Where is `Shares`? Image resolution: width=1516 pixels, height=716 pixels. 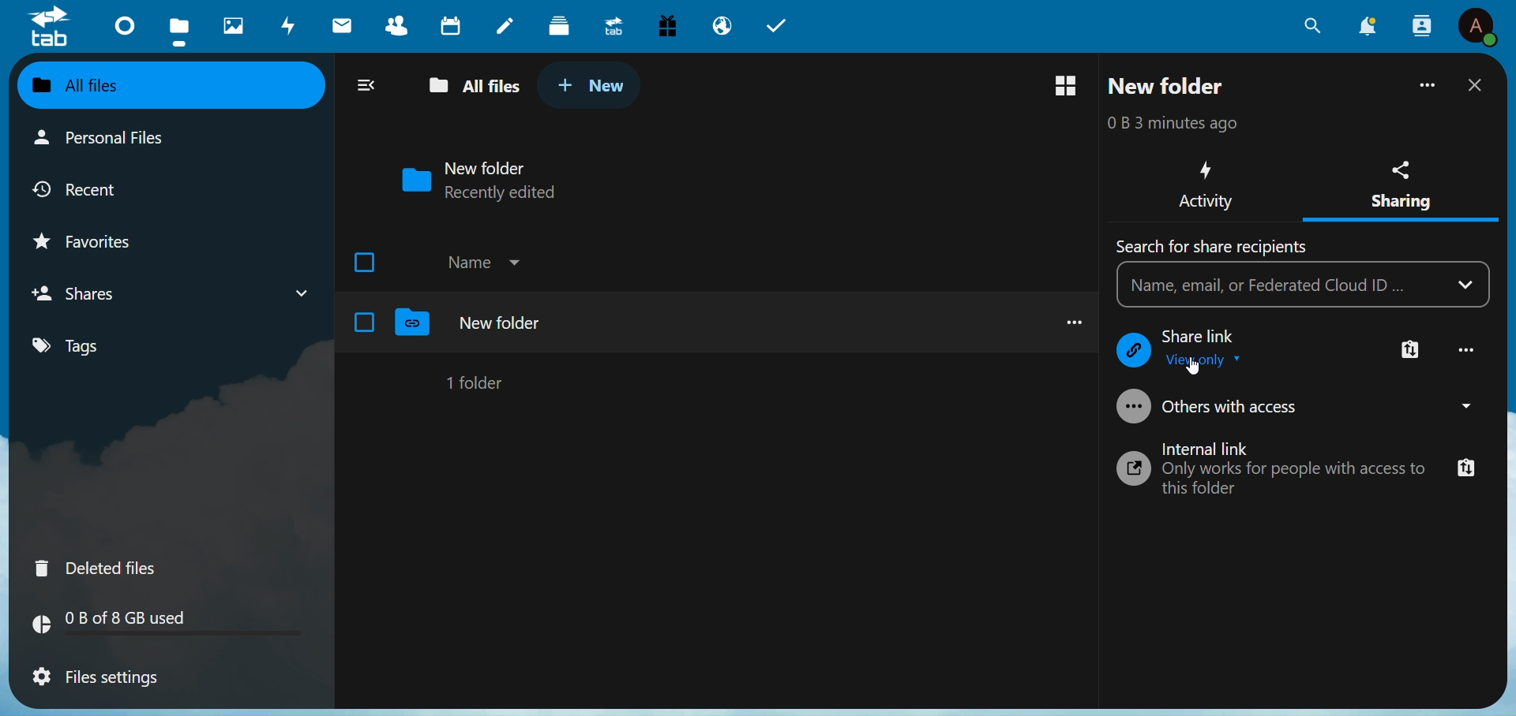
Shares is located at coordinates (84, 293).